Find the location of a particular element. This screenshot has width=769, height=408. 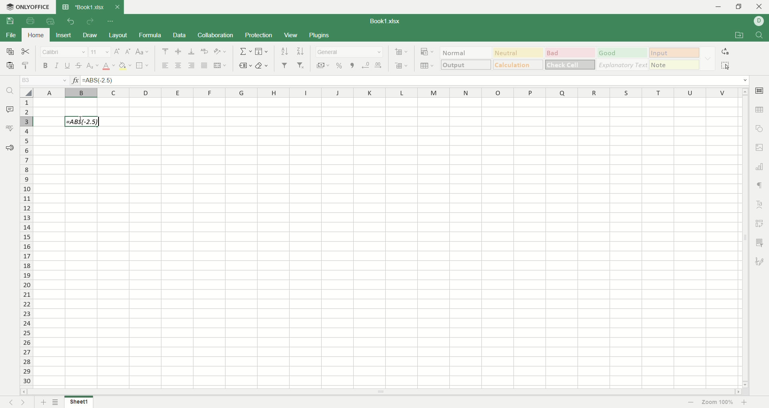

output is located at coordinates (467, 64).